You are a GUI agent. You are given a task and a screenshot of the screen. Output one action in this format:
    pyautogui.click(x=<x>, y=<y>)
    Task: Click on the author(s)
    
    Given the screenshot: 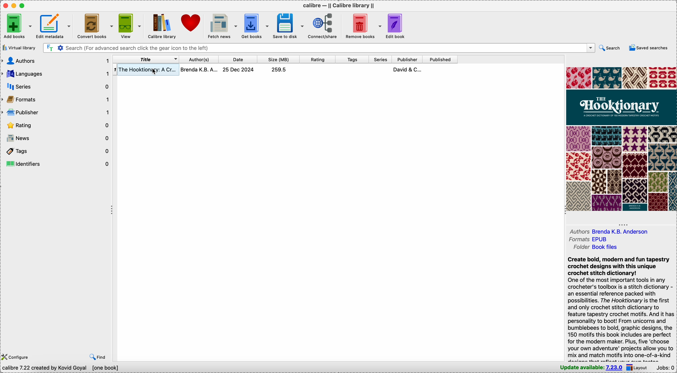 What is the action you would take?
    pyautogui.click(x=198, y=59)
    